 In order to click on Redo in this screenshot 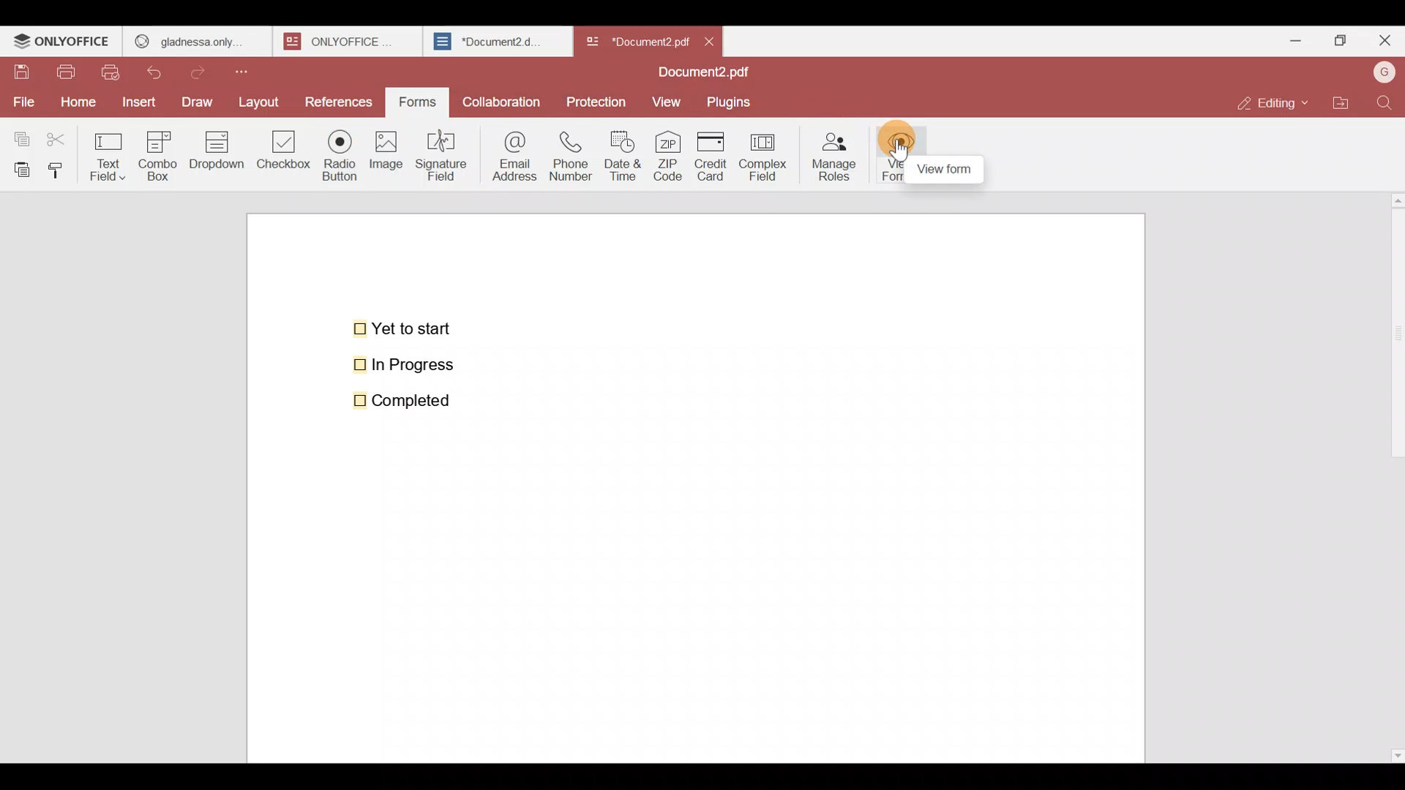, I will do `click(205, 69)`.